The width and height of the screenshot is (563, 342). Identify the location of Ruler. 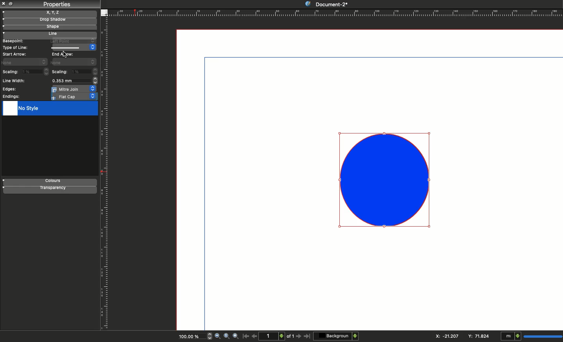
(106, 174).